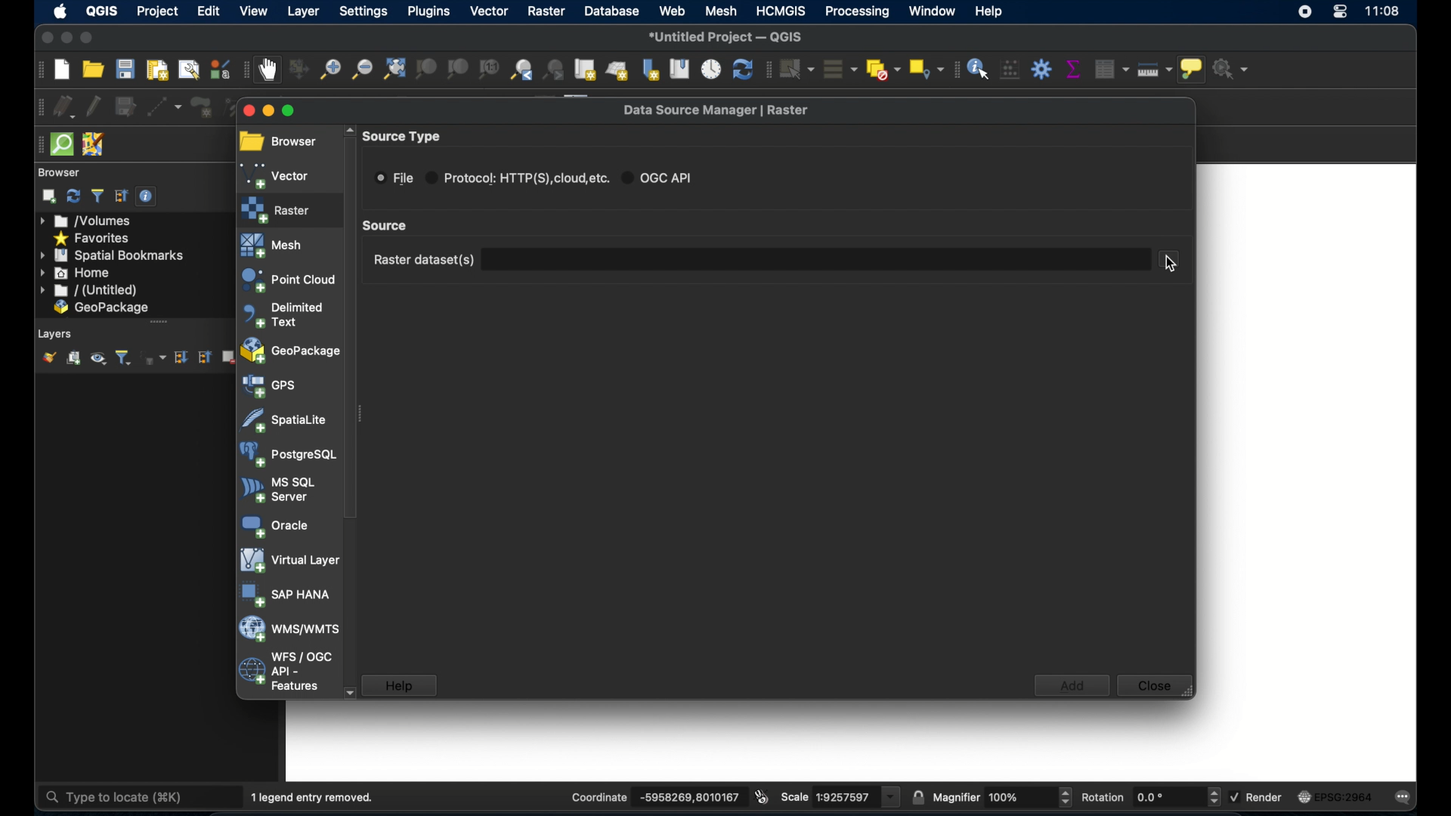  Describe the element at coordinates (1233, 69) in the screenshot. I see `no action selected` at that location.